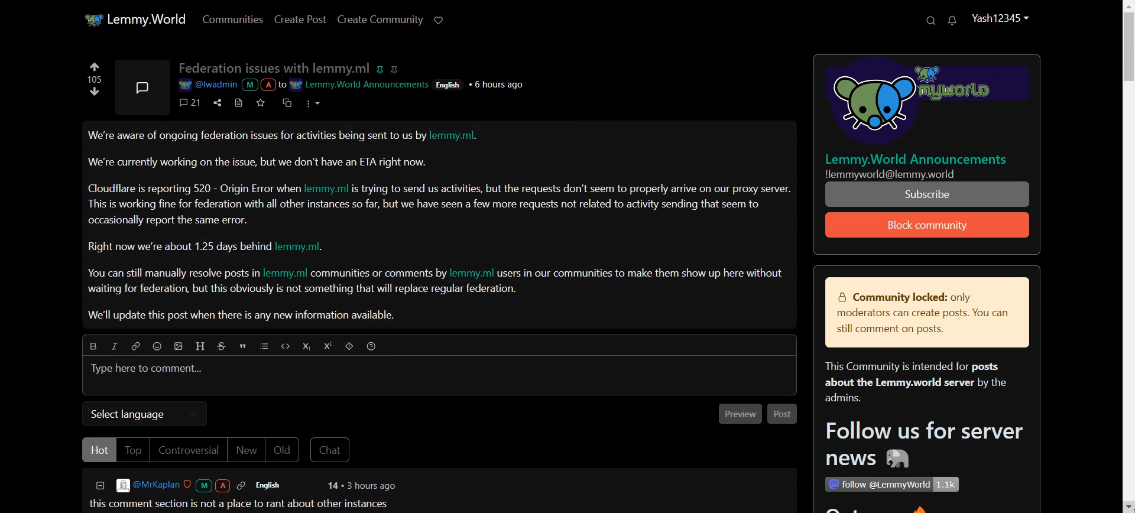  Describe the element at coordinates (926, 225) in the screenshot. I see `Block community` at that location.